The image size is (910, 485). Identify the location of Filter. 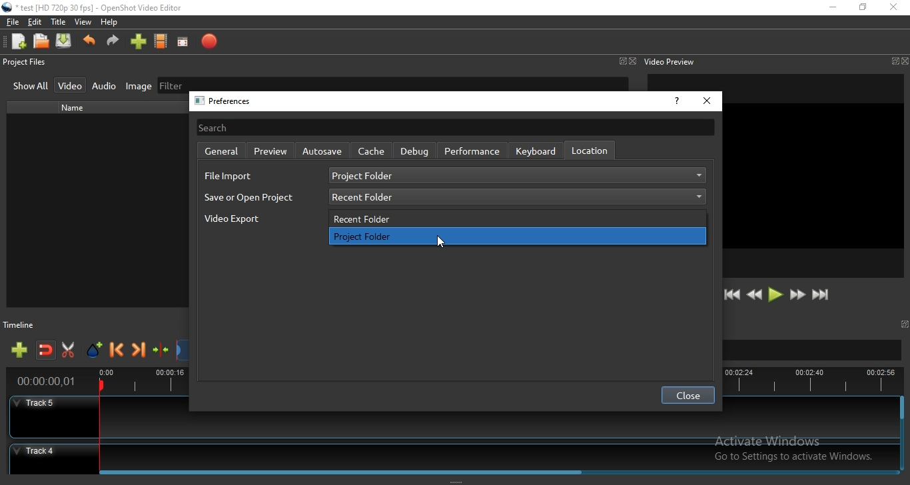
(392, 83).